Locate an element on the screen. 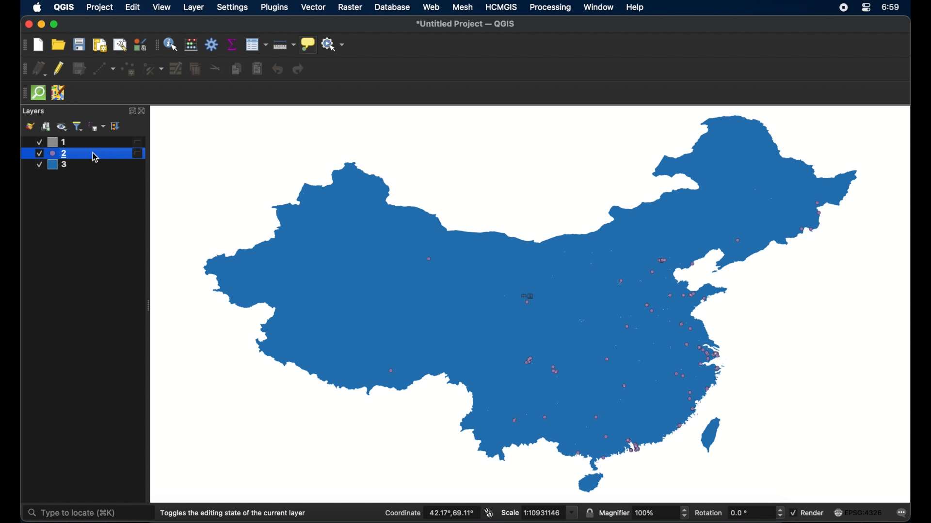  layer 1 is located at coordinates (87, 142).